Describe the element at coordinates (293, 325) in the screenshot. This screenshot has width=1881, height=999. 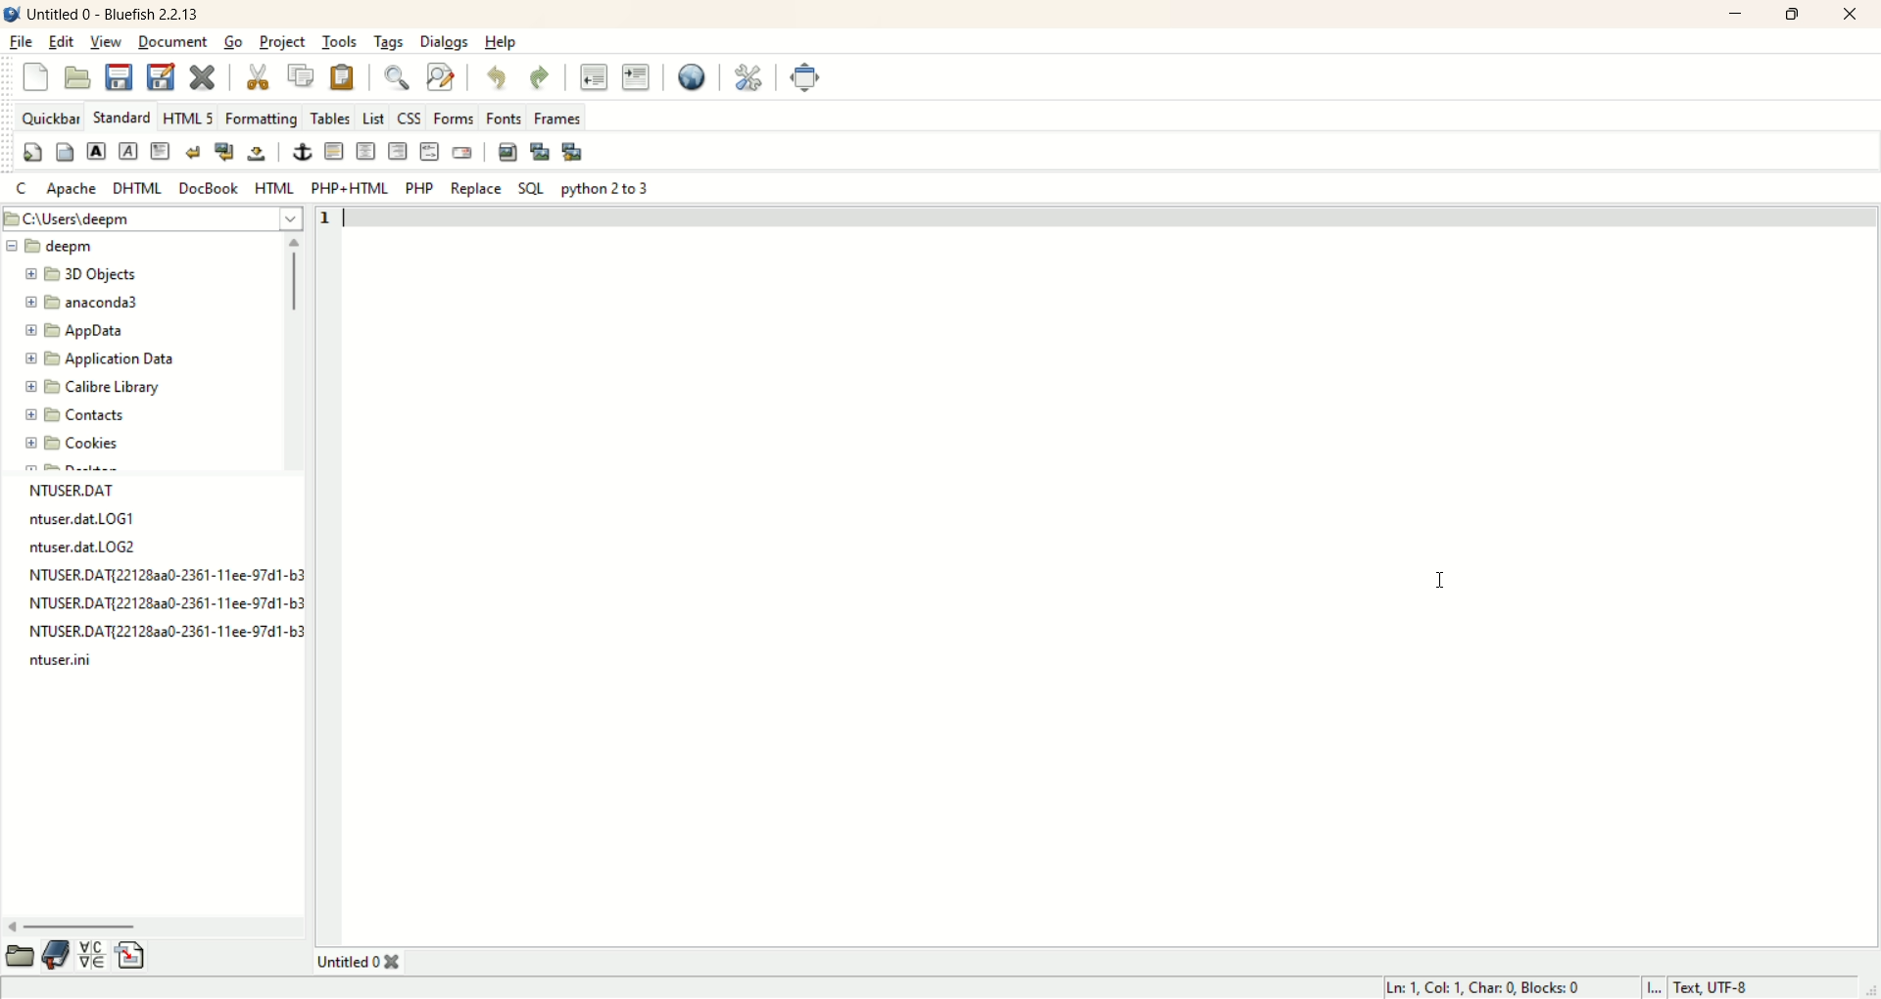
I see `vertical scroll bar` at that location.